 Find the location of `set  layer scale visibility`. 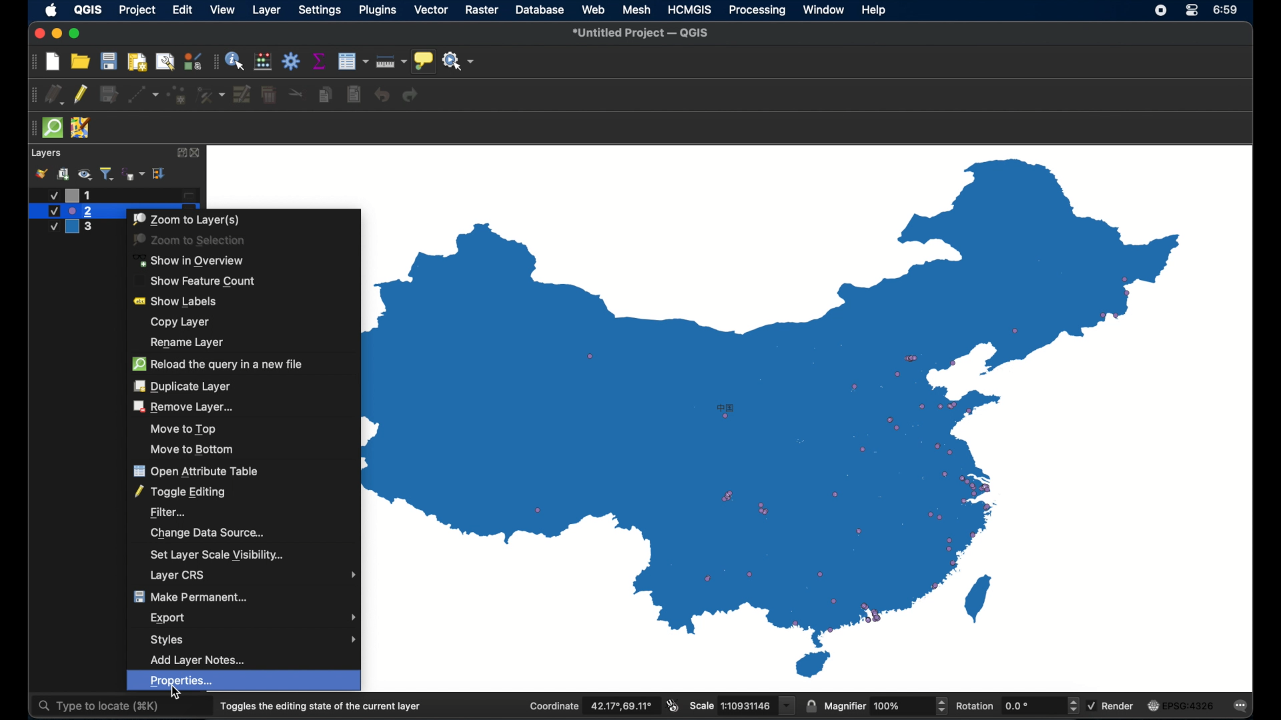

set  layer scale visibility is located at coordinates (216, 555).